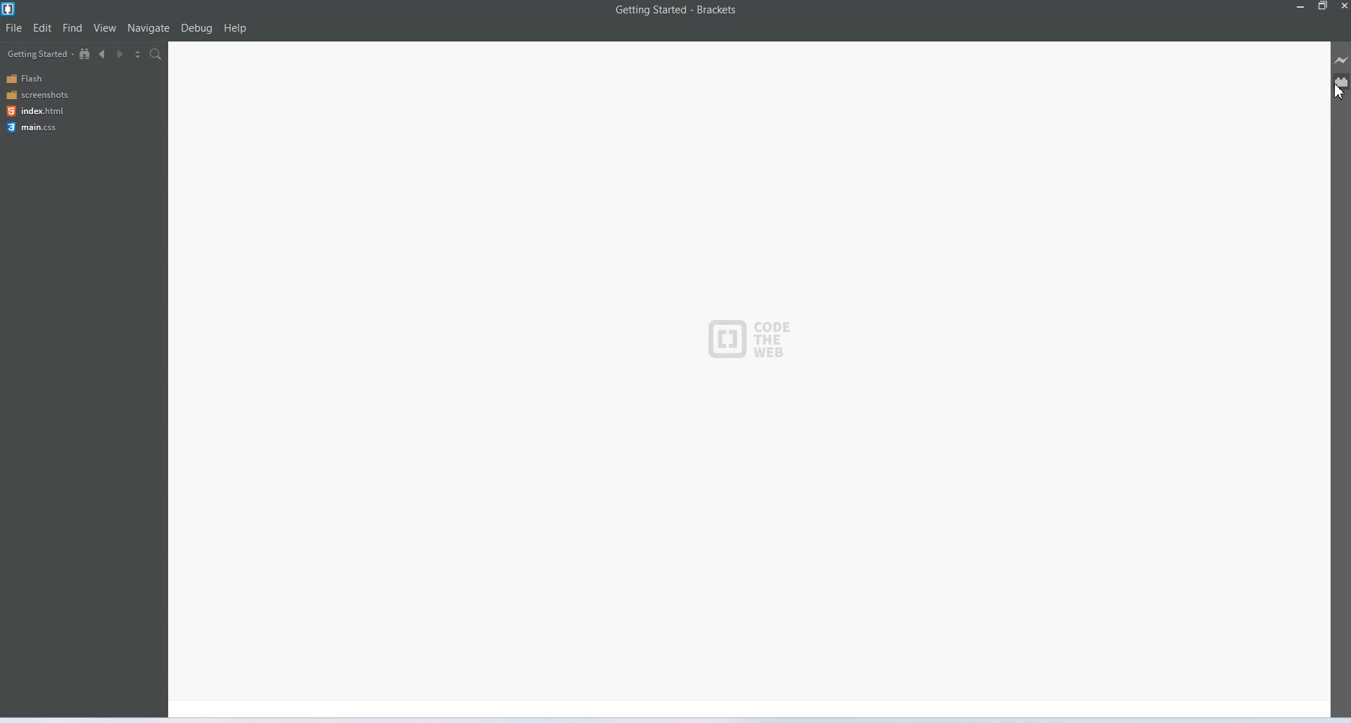 Image resolution: width=1351 pixels, height=723 pixels. Describe the element at coordinates (1343, 6) in the screenshot. I see `Close` at that location.